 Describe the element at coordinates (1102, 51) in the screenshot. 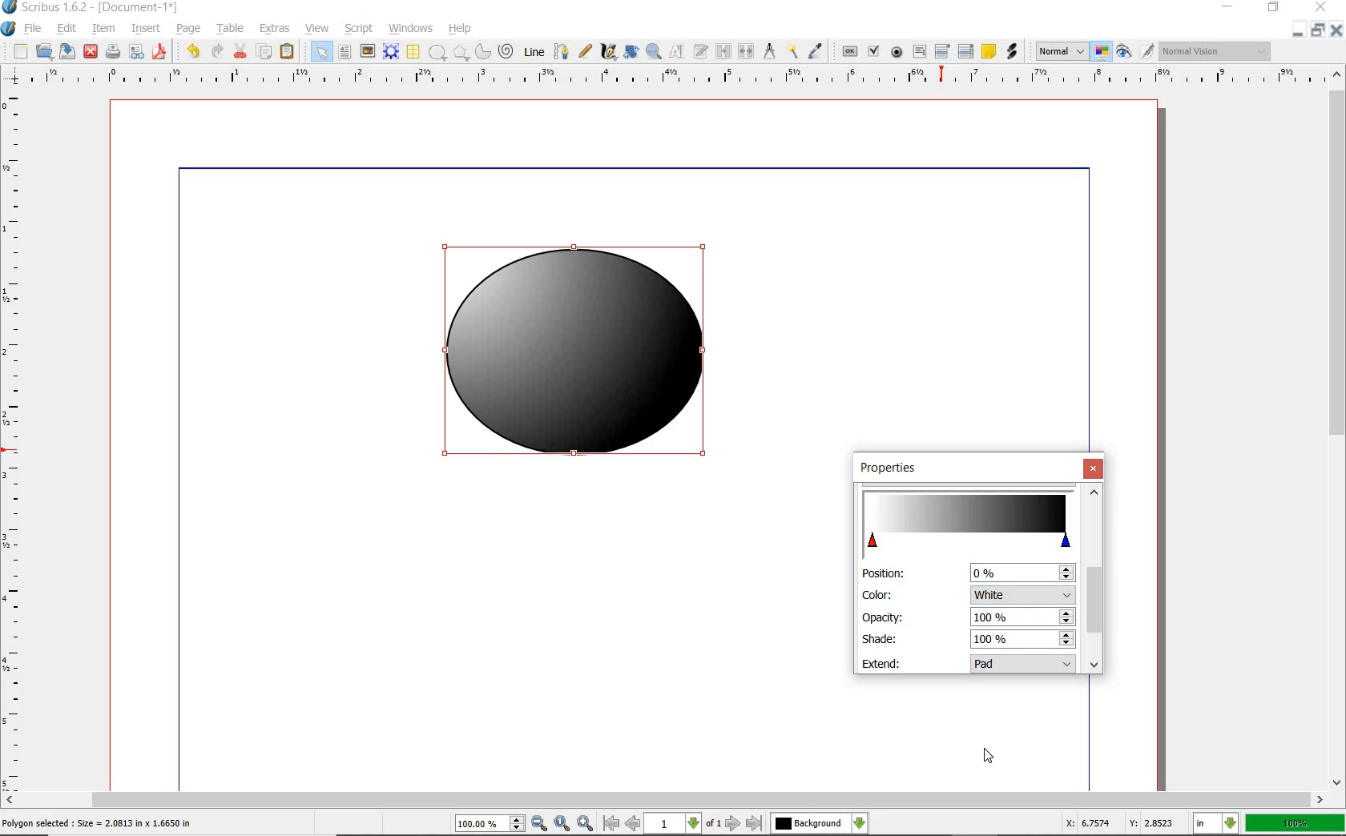

I see `TOGGLE COLOR MANAGEMENT SYSTEM` at that location.